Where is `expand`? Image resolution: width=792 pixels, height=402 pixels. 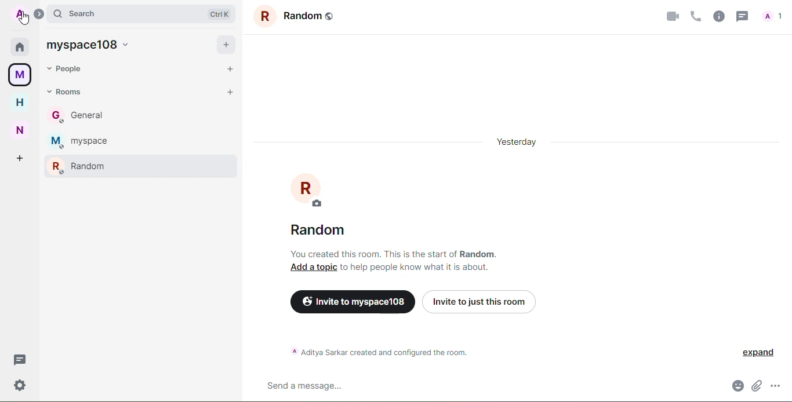 expand is located at coordinates (757, 353).